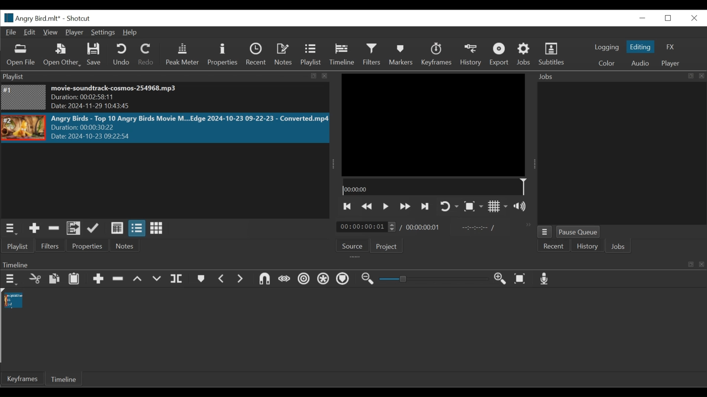  Describe the element at coordinates (324, 280) in the screenshot. I see `Ripple all tracks` at that location.